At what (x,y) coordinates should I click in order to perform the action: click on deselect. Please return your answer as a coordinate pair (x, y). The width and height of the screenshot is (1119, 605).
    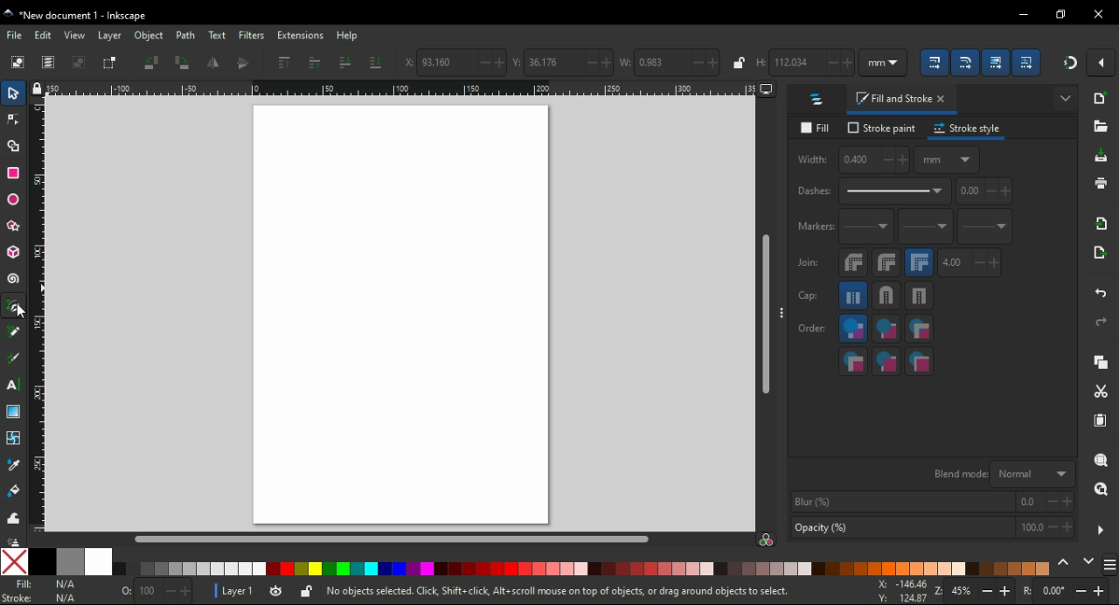
    Looking at the image, I should click on (80, 61).